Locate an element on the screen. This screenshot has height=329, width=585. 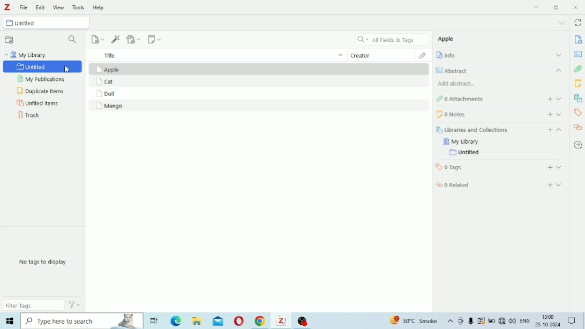
Info is located at coordinates (499, 55).